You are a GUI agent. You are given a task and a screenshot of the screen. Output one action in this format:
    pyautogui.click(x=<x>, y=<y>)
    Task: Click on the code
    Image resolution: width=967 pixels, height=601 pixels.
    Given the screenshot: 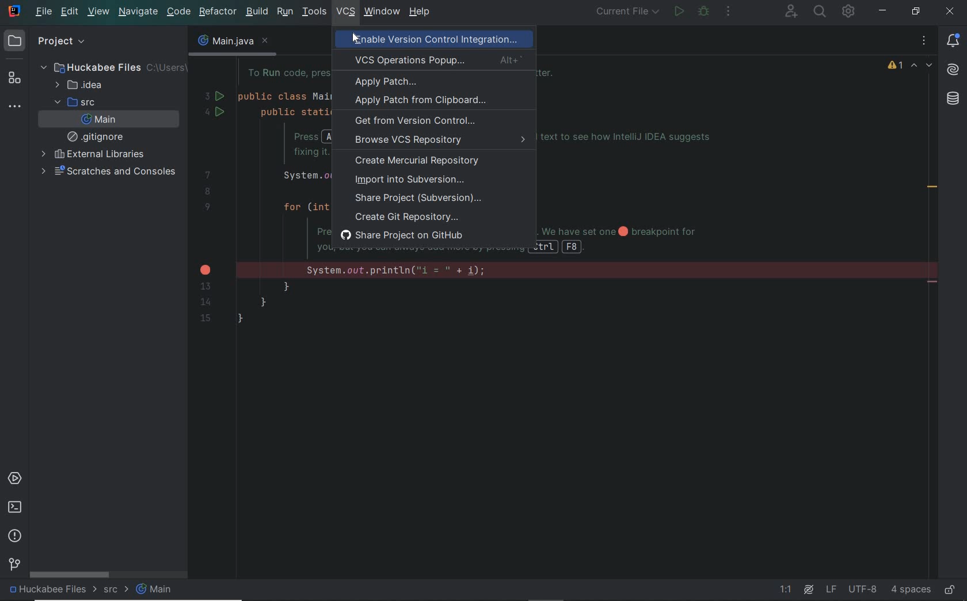 What is the action you would take?
    pyautogui.click(x=179, y=13)
    